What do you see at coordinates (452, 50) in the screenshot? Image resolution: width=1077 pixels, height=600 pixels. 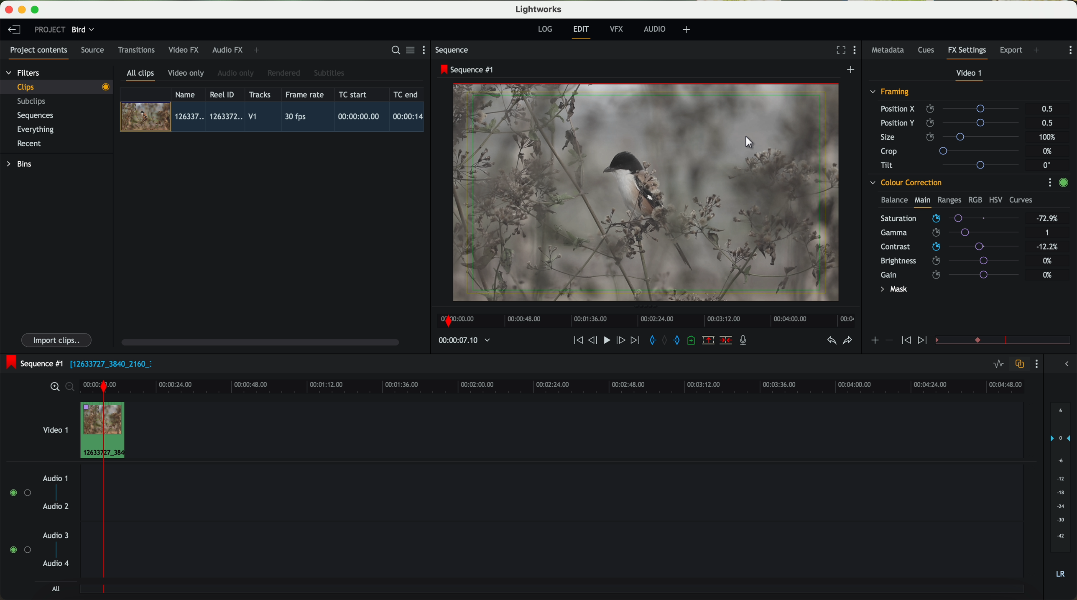 I see `sequence` at bounding box center [452, 50].